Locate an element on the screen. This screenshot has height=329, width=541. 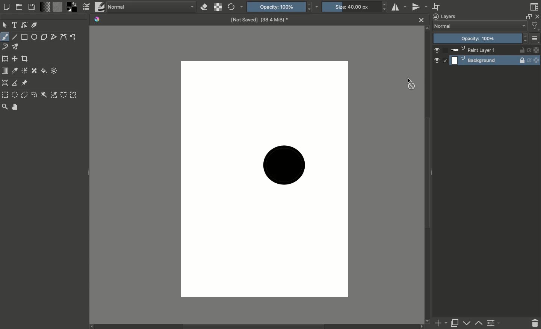
Raise layer is located at coordinates (467, 324).